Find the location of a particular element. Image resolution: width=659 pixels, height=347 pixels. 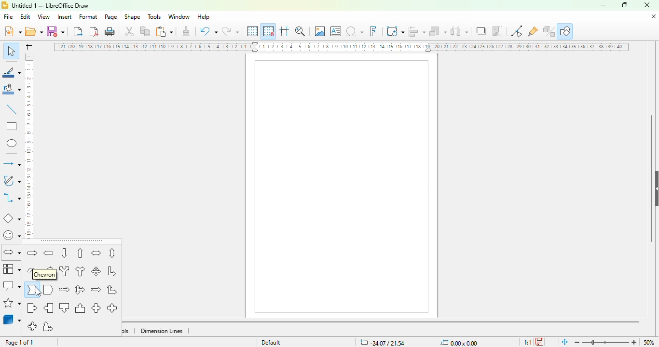

save is located at coordinates (55, 31).